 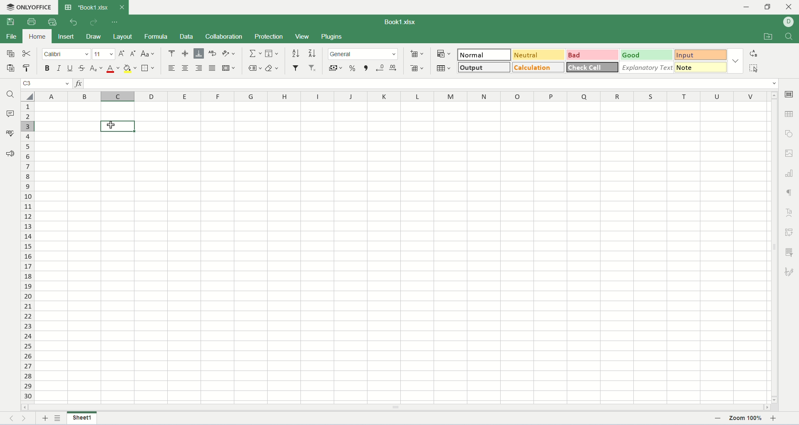 What do you see at coordinates (736, 61) in the screenshot?
I see `style option` at bounding box center [736, 61].